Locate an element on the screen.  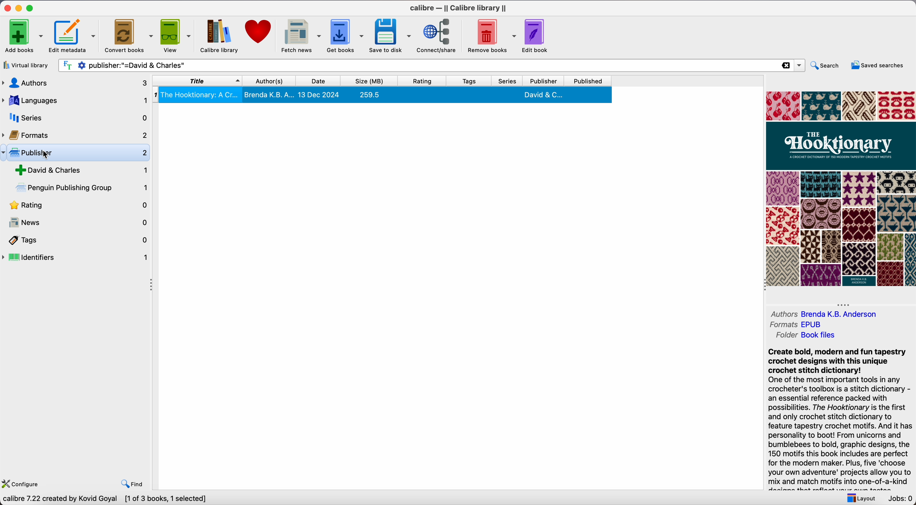
rating is located at coordinates (426, 81).